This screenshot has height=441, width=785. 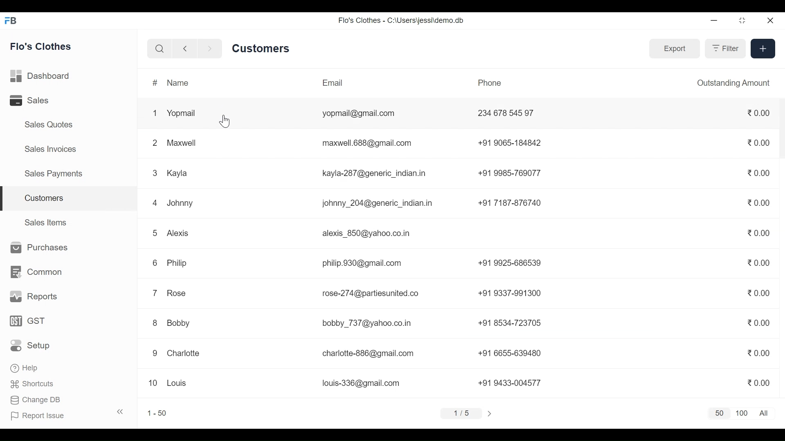 What do you see at coordinates (177, 293) in the screenshot?
I see `Rose` at bounding box center [177, 293].